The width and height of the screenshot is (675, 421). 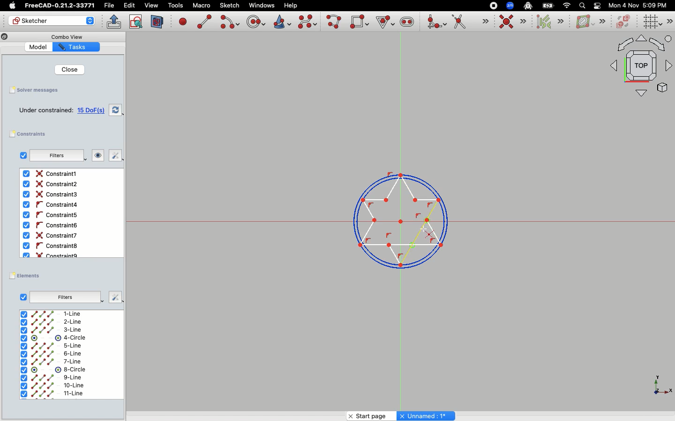 I want to click on Battery, so click(x=548, y=5).